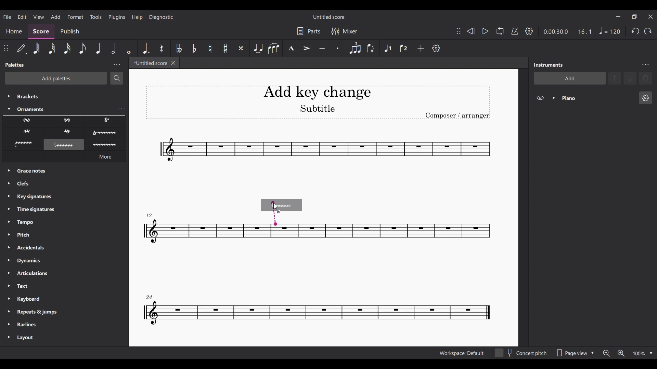 This screenshot has width=657, height=369. What do you see at coordinates (99, 48) in the screenshot?
I see `Quarter note` at bounding box center [99, 48].